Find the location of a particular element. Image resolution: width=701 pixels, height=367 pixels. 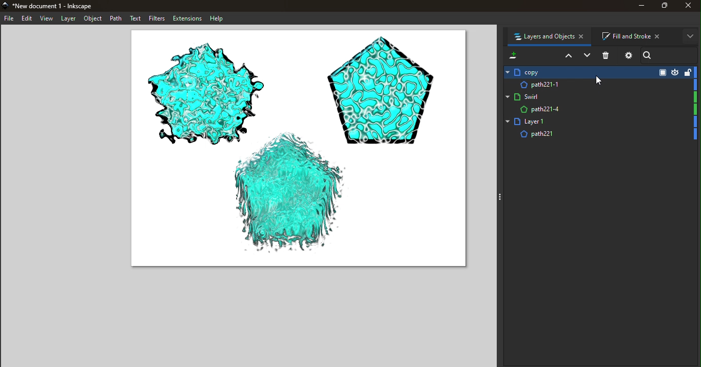

copy is located at coordinates (576, 72).